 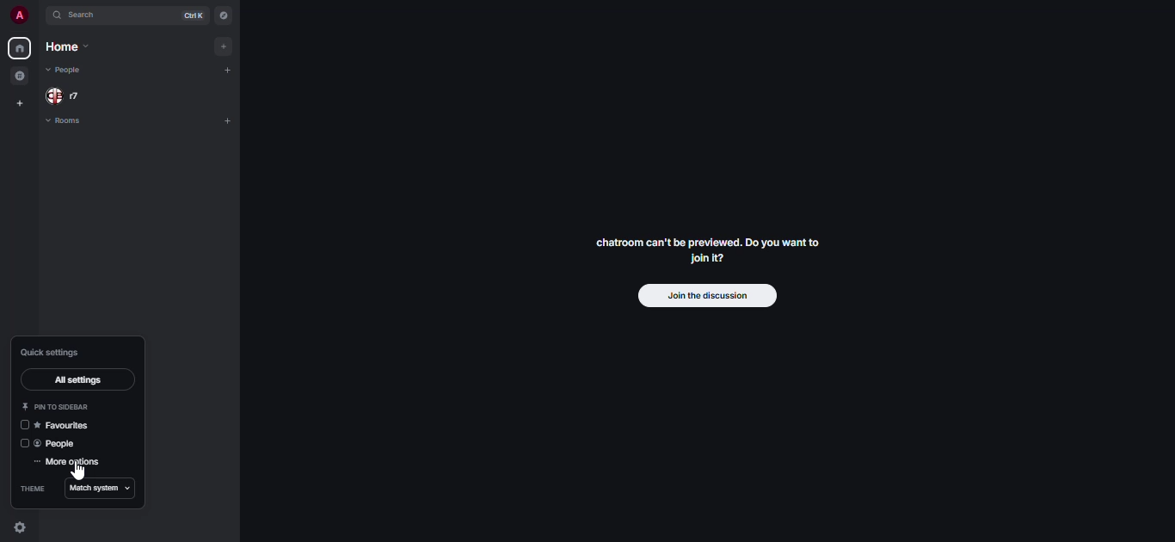 I want to click on add, so click(x=228, y=70).